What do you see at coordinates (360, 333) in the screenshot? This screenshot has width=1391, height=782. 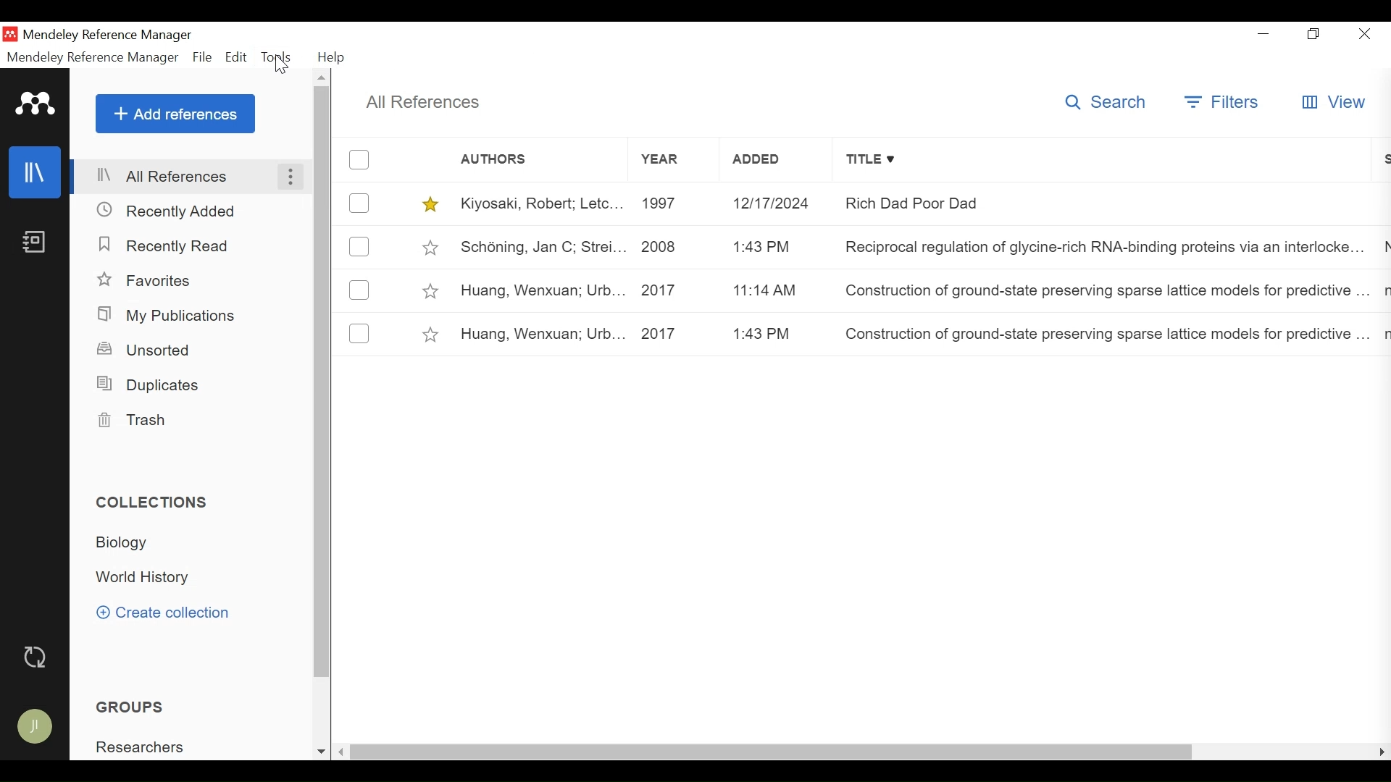 I see `(un)select` at bounding box center [360, 333].